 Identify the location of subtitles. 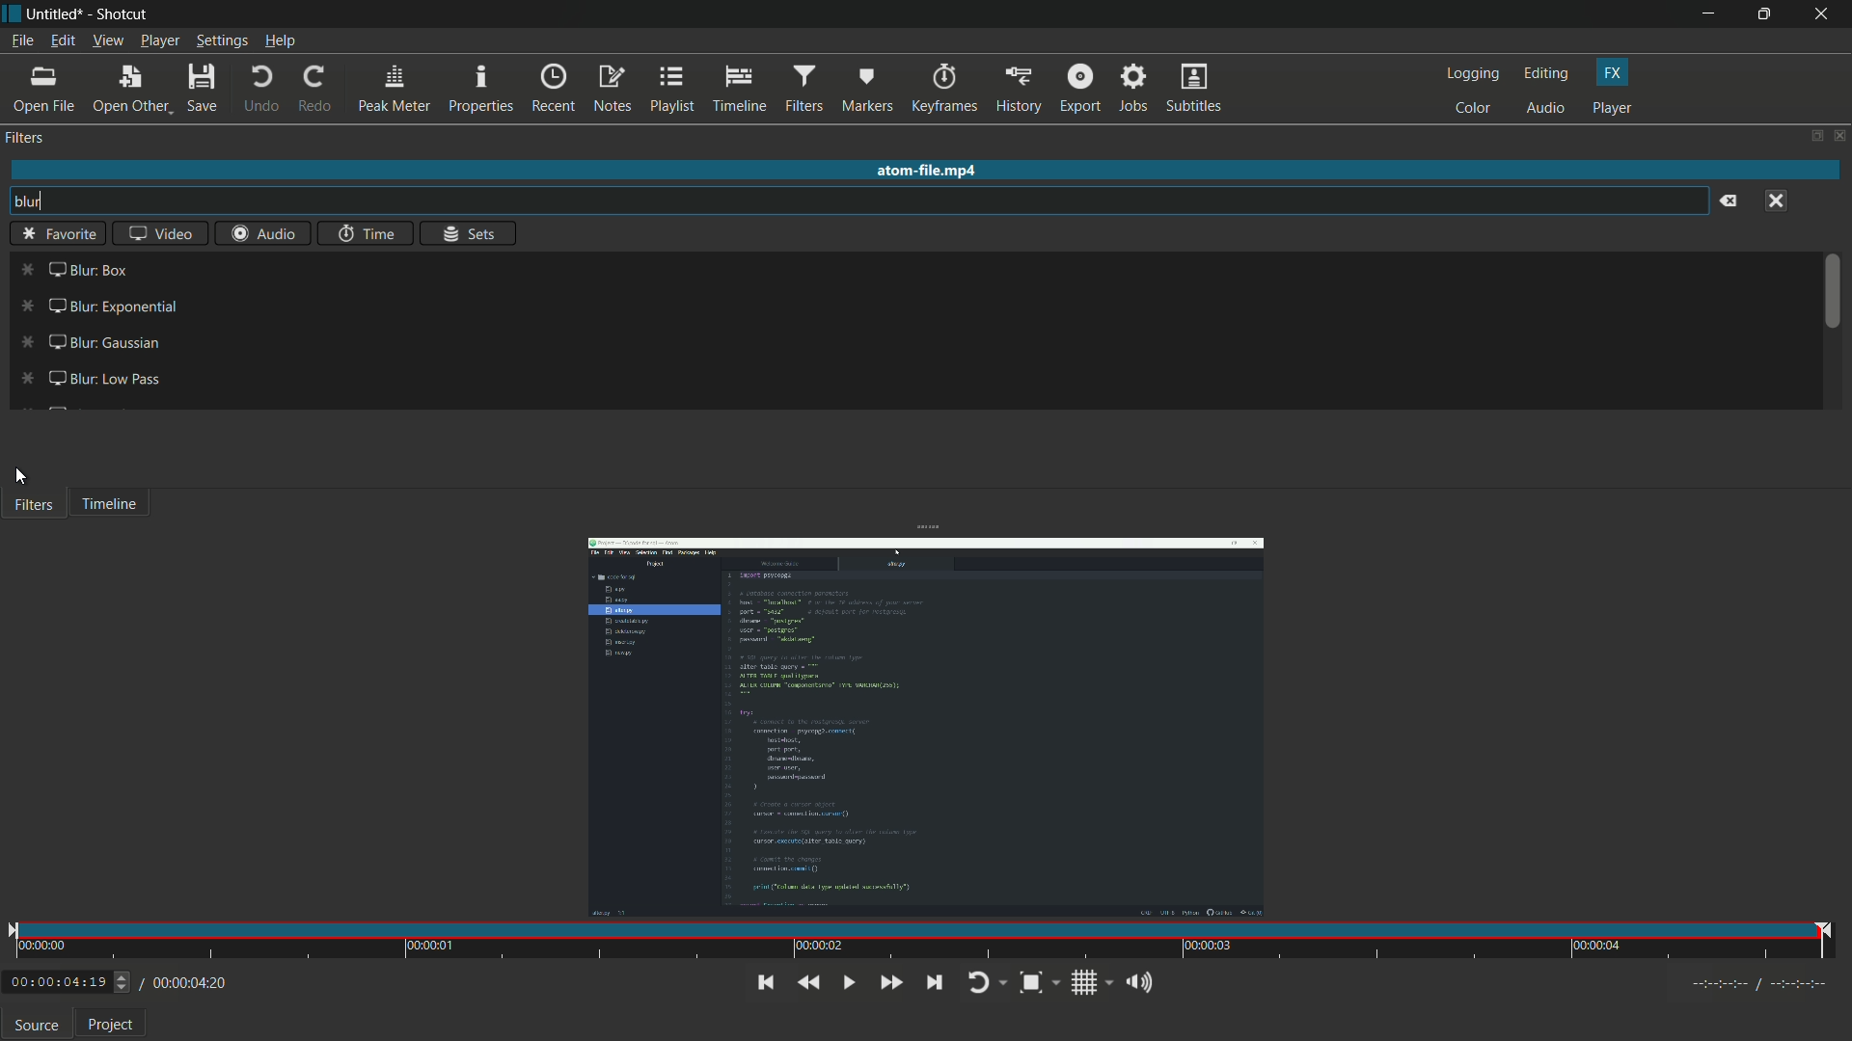
(1193, 90).